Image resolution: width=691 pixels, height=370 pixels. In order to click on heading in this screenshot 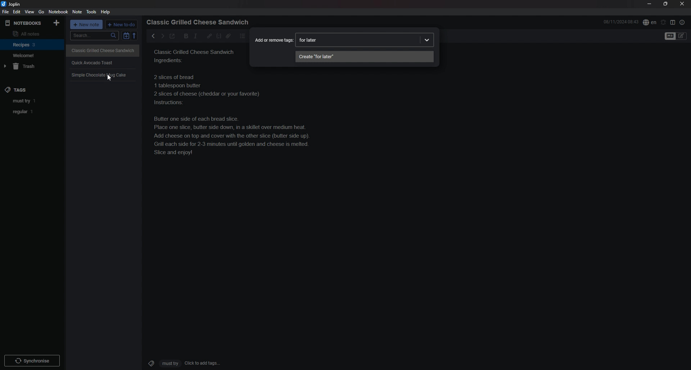, I will do `click(200, 22)`.